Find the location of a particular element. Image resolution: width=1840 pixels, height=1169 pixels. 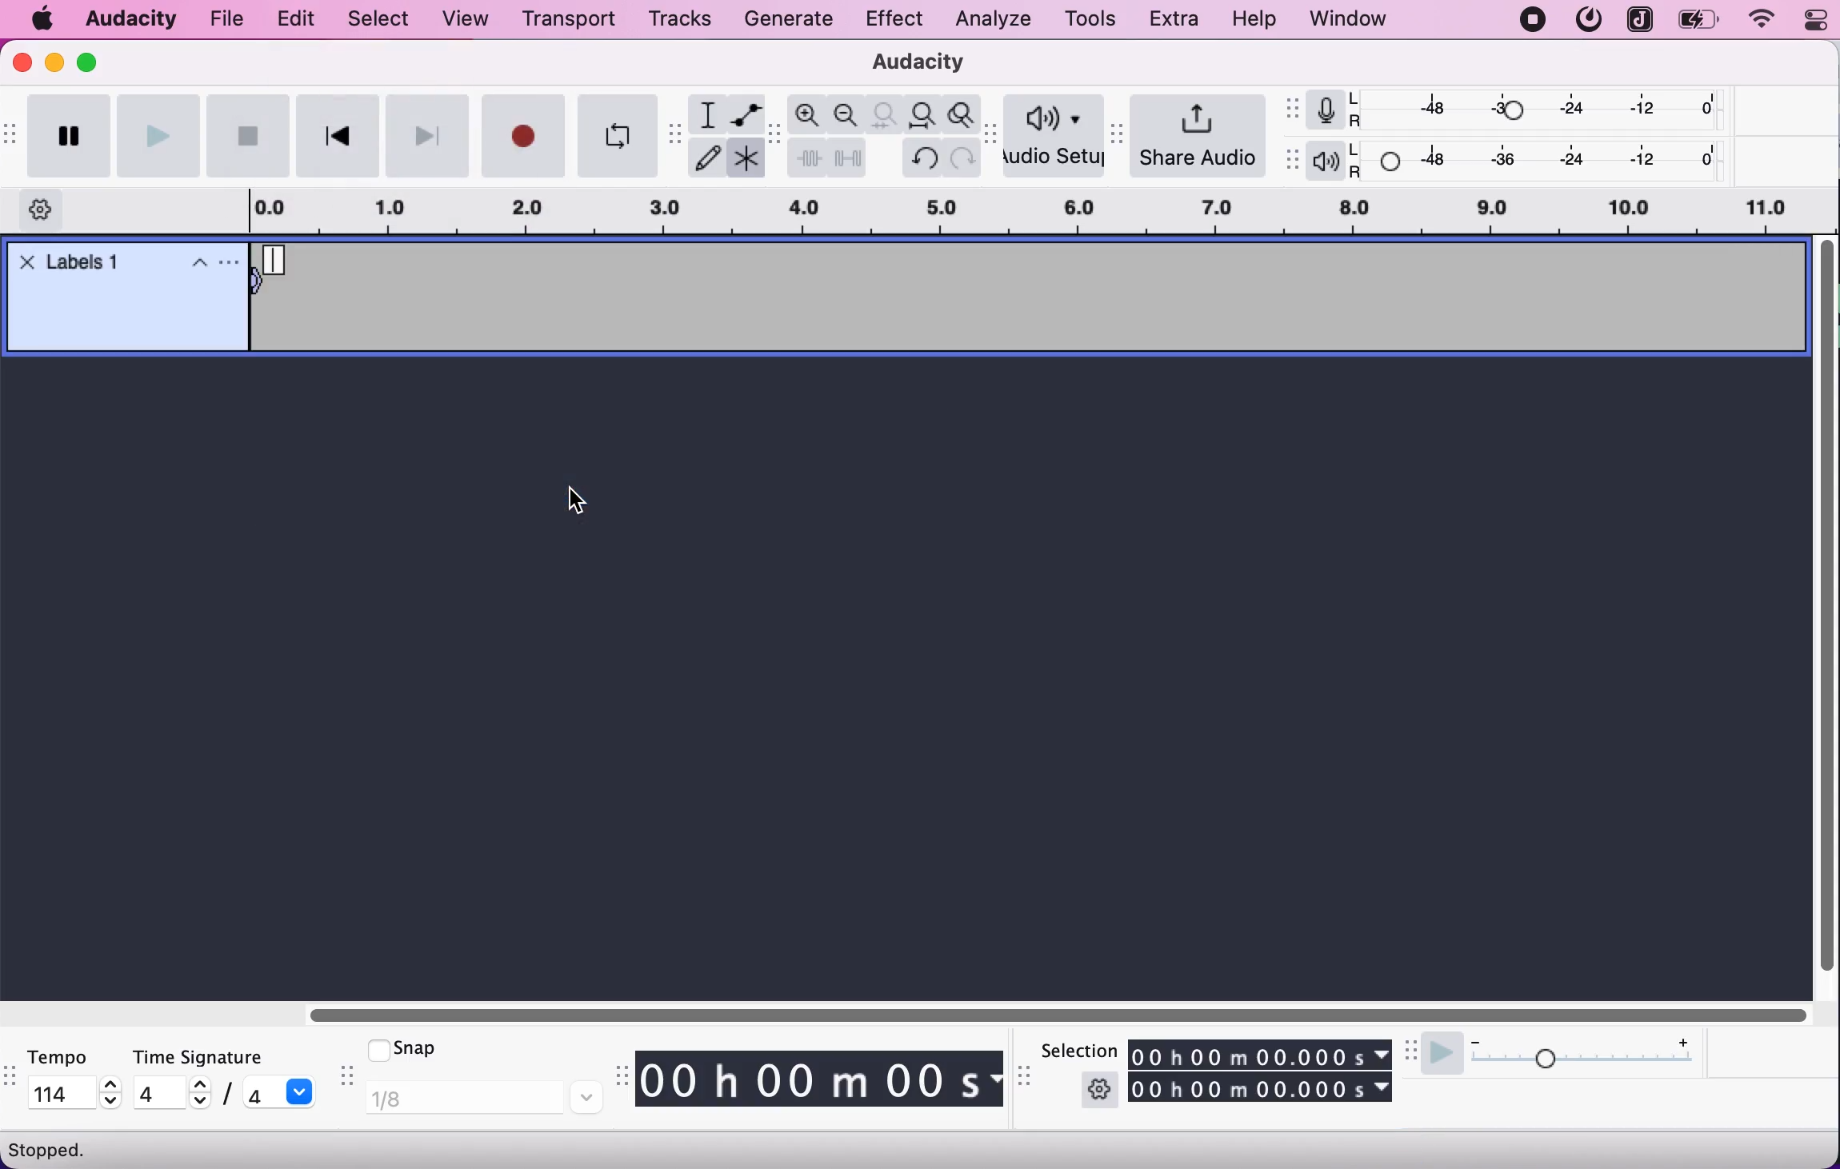

panel control is located at coordinates (1808, 21).